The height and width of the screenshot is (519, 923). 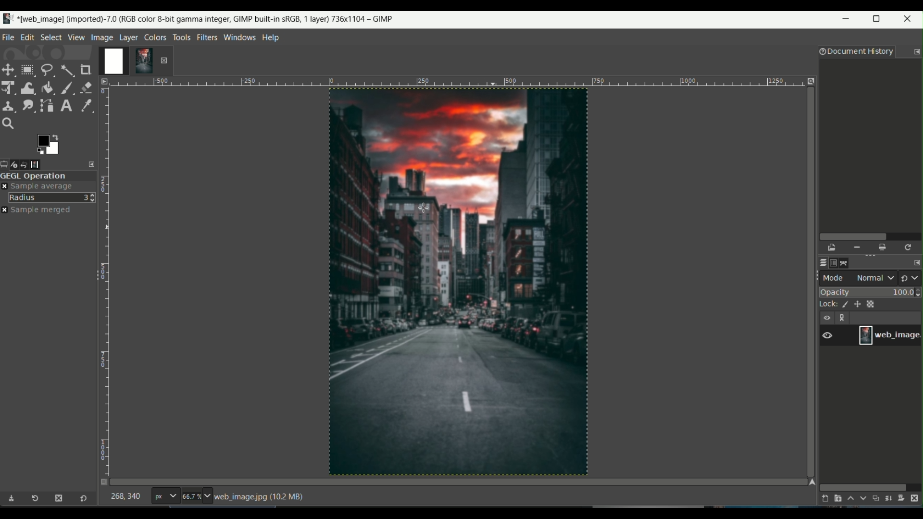 What do you see at coordinates (50, 37) in the screenshot?
I see `select tab` at bounding box center [50, 37].